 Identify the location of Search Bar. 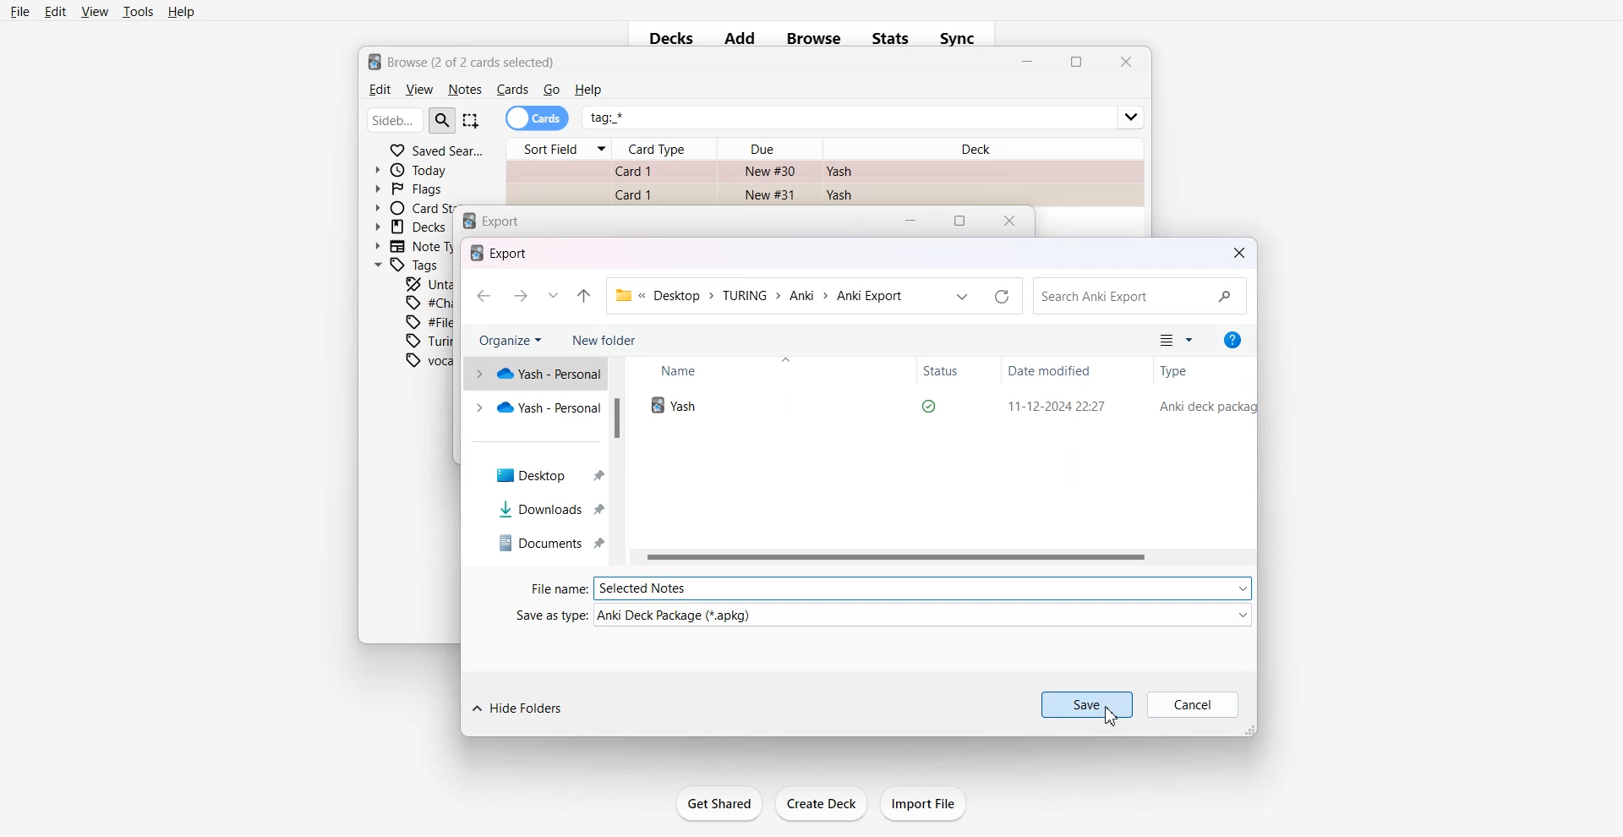
(1139, 296).